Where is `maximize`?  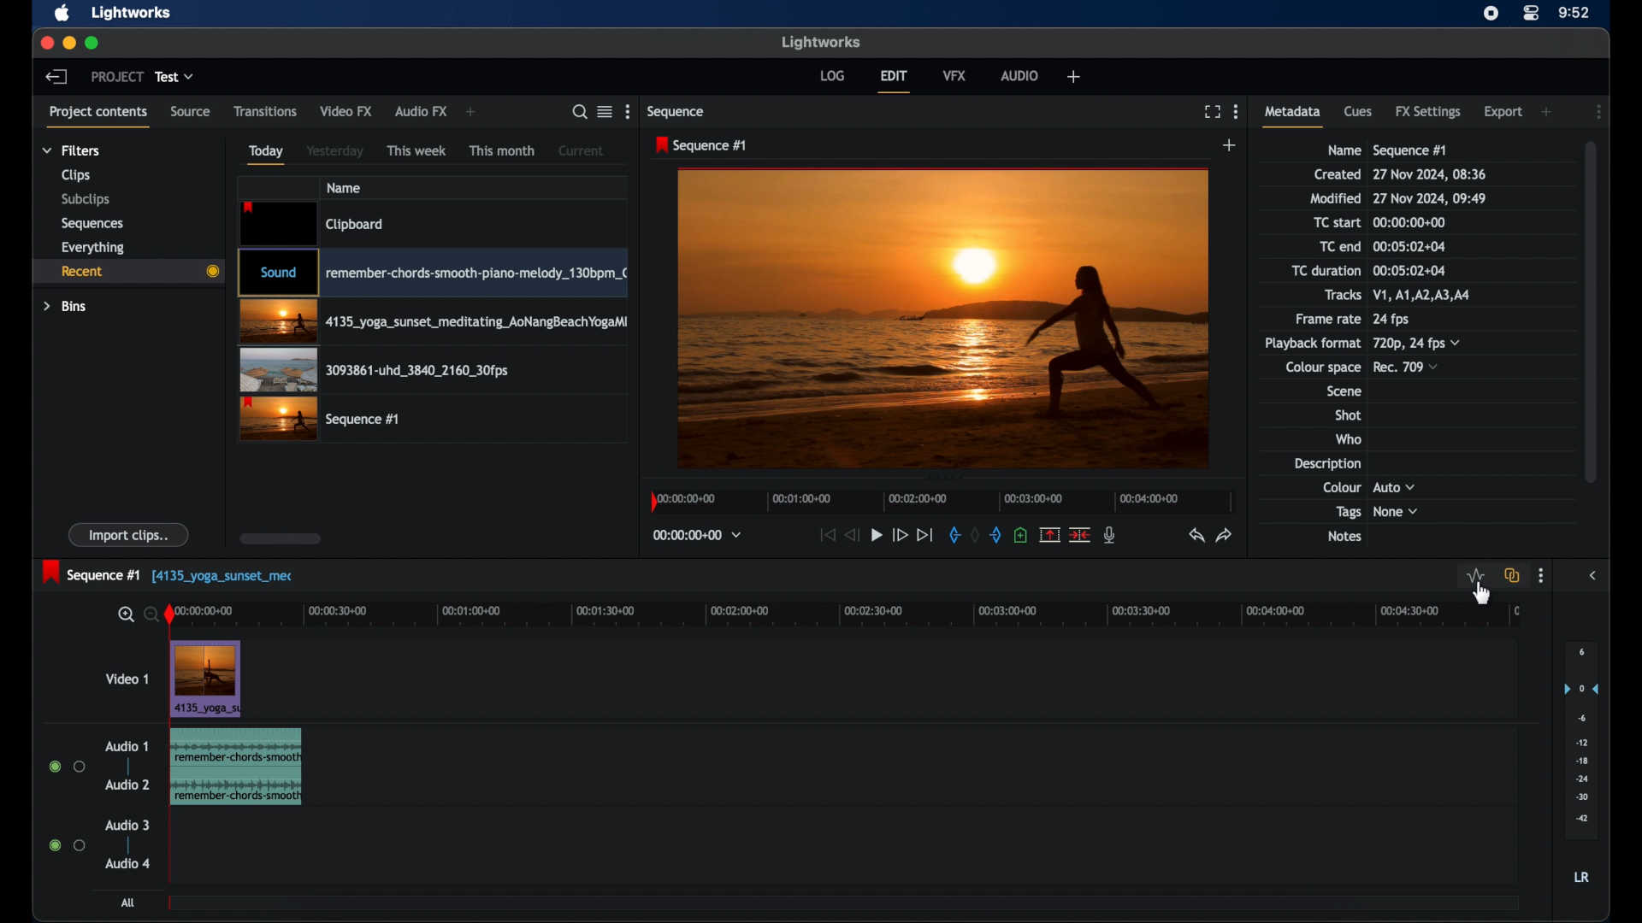
maximize is located at coordinates (93, 43).